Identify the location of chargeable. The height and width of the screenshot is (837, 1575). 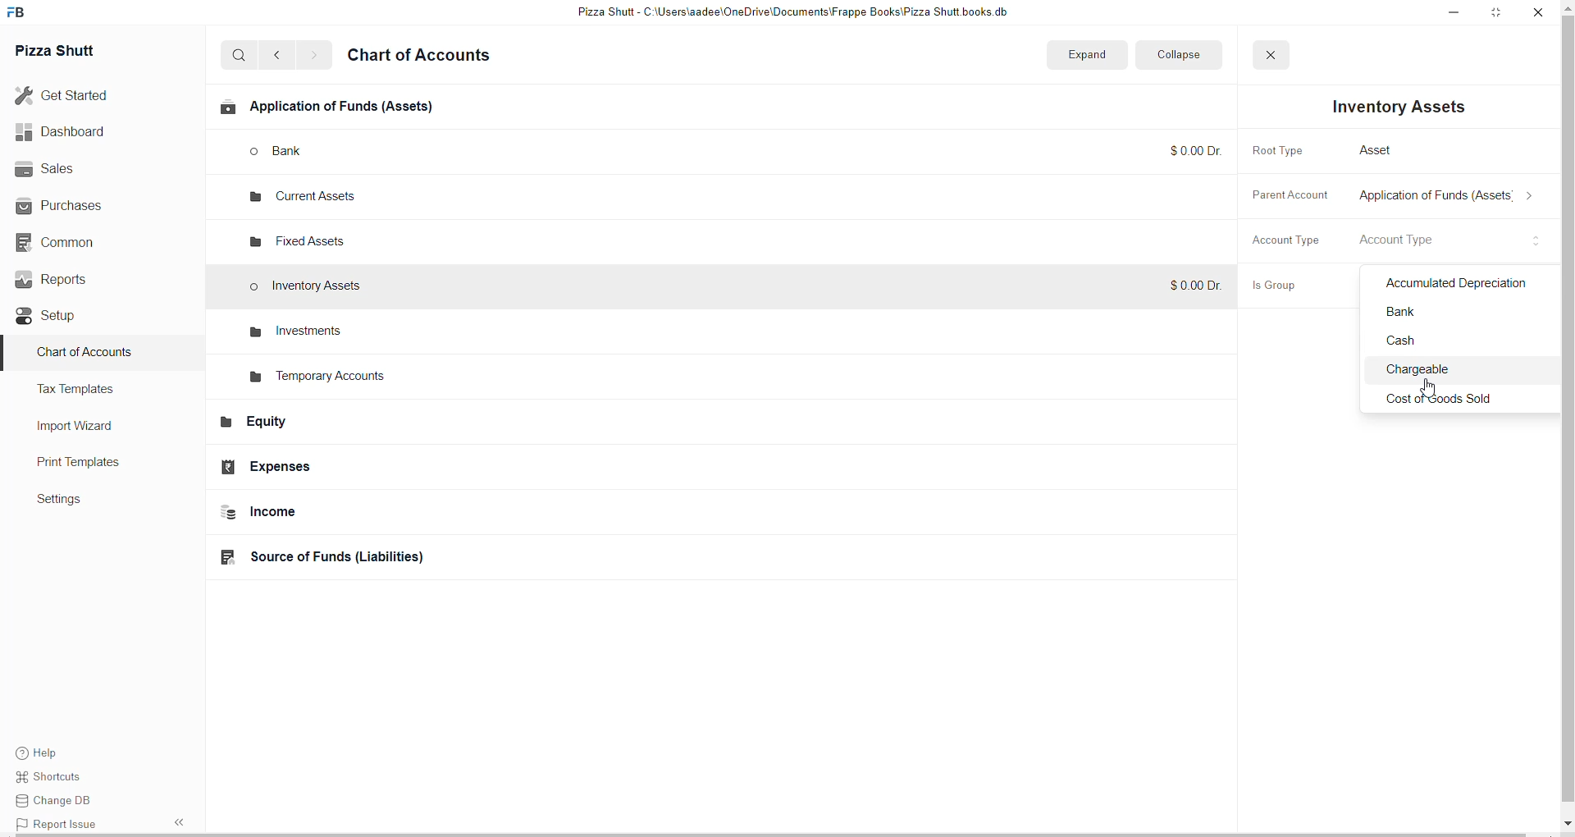
(1463, 372).